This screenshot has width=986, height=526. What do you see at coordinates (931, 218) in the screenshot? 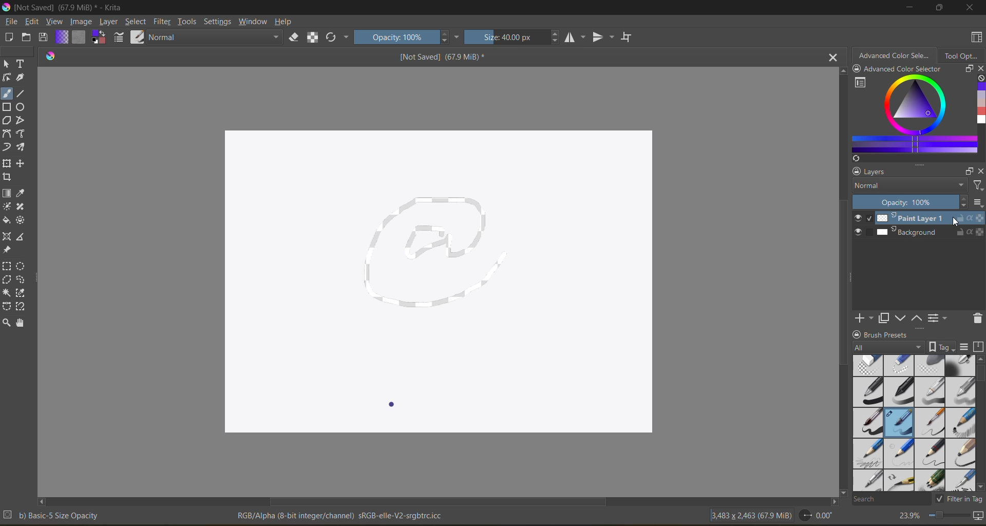
I see `Paint Layer 1` at bounding box center [931, 218].